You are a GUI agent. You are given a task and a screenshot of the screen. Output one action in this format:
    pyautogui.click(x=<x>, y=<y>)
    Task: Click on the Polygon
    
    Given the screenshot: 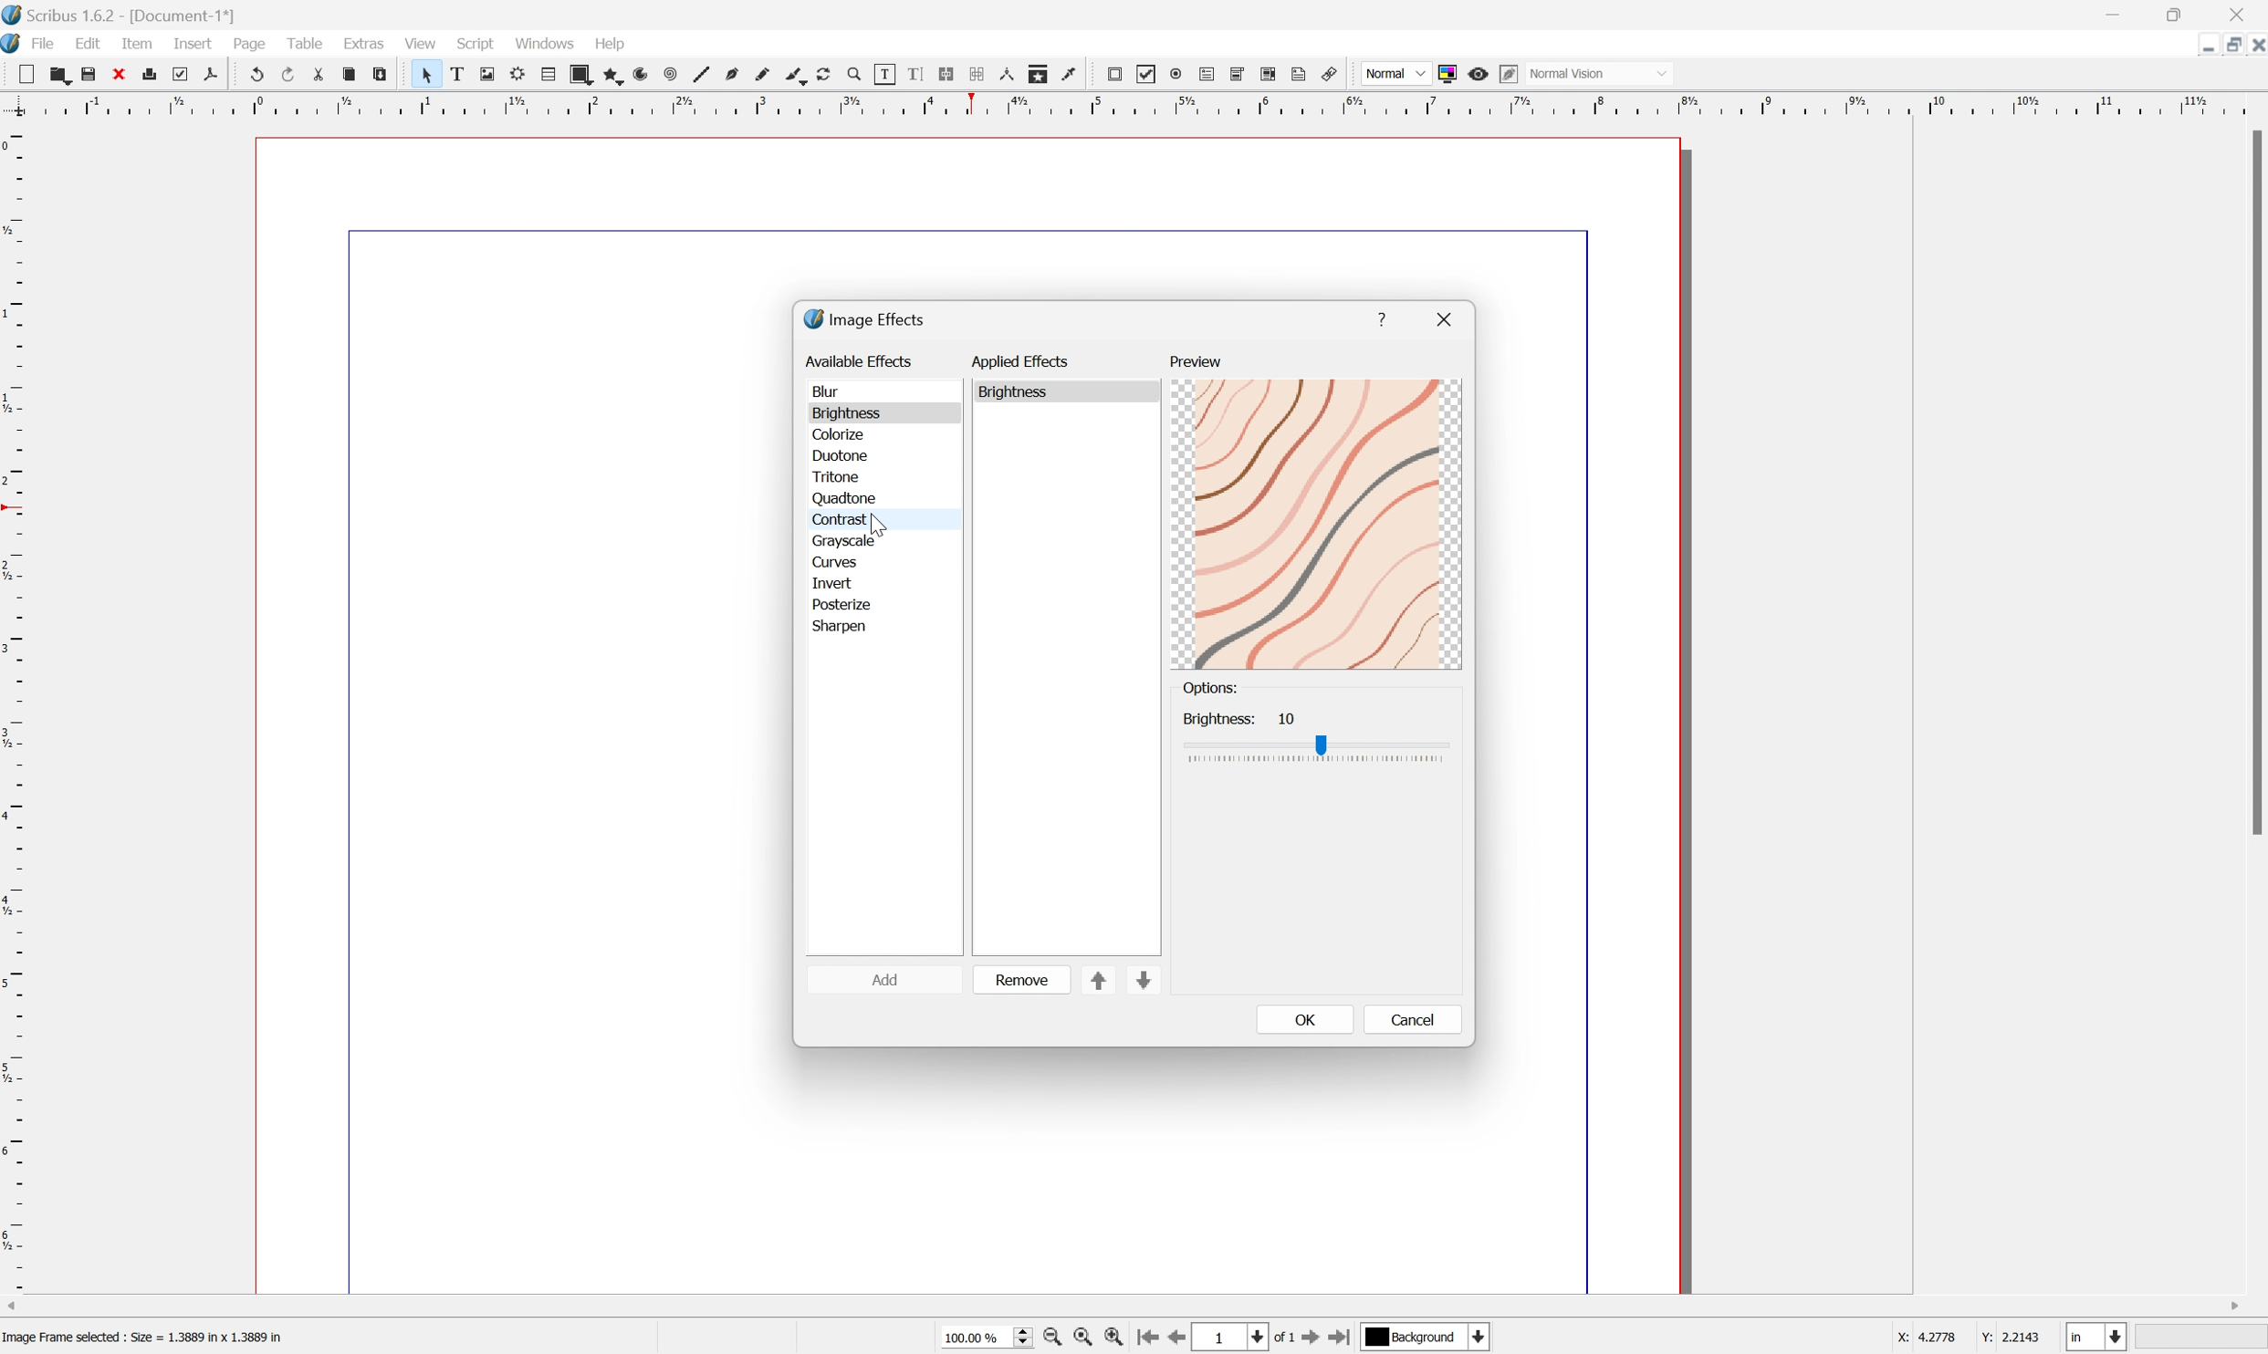 What is the action you would take?
    pyautogui.click(x=614, y=73)
    